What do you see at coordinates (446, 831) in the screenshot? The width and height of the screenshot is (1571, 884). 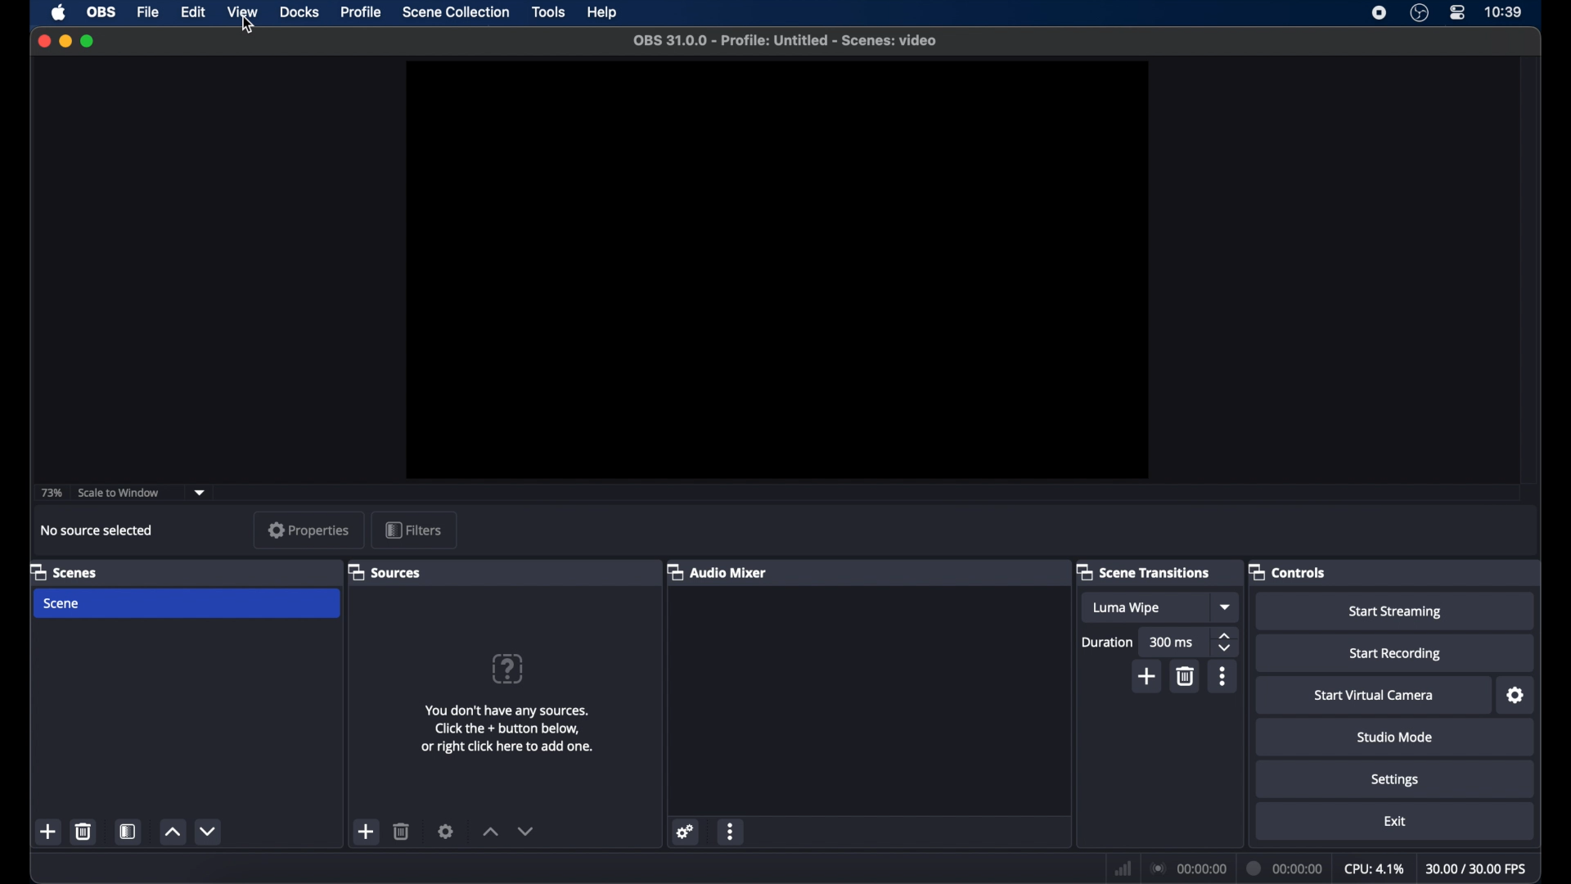 I see `settings` at bounding box center [446, 831].